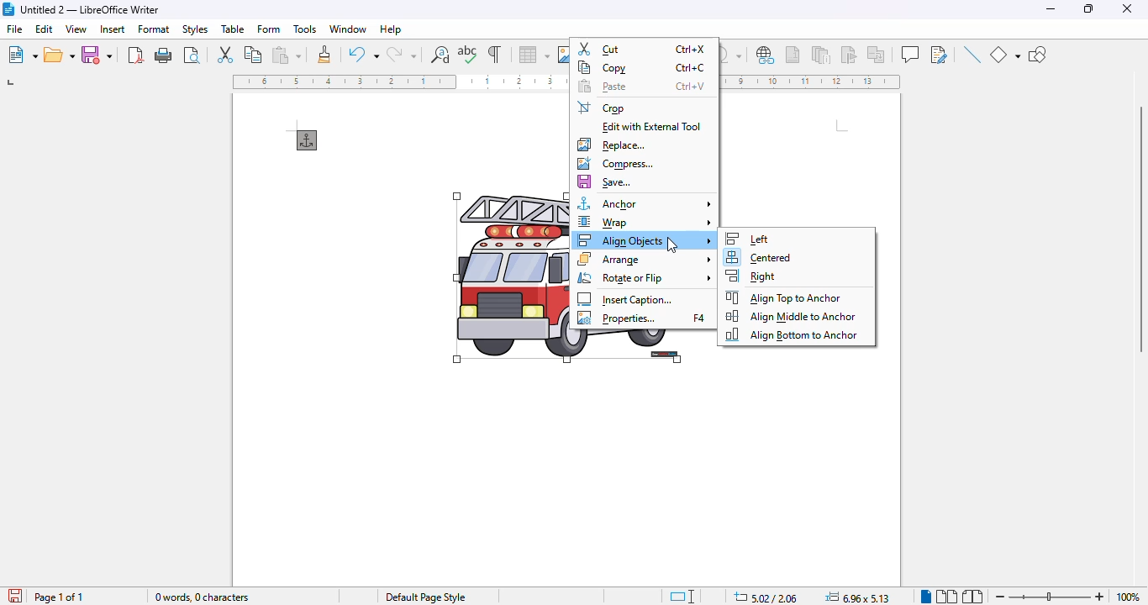 The width and height of the screenshot is (1148, 605). What do you see at coordinates (496, 54) in the screenshot?
I see `toggle formatting marks` at bounding box center [496, 54].